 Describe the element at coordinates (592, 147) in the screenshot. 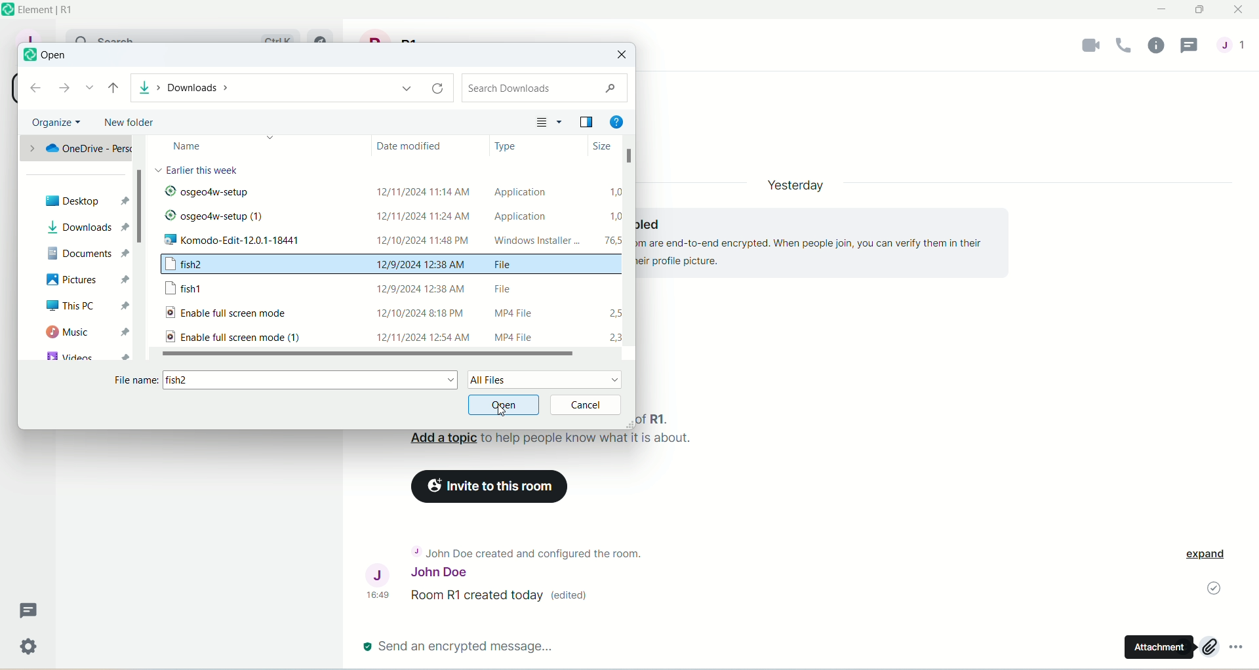

I see `size` at that location.